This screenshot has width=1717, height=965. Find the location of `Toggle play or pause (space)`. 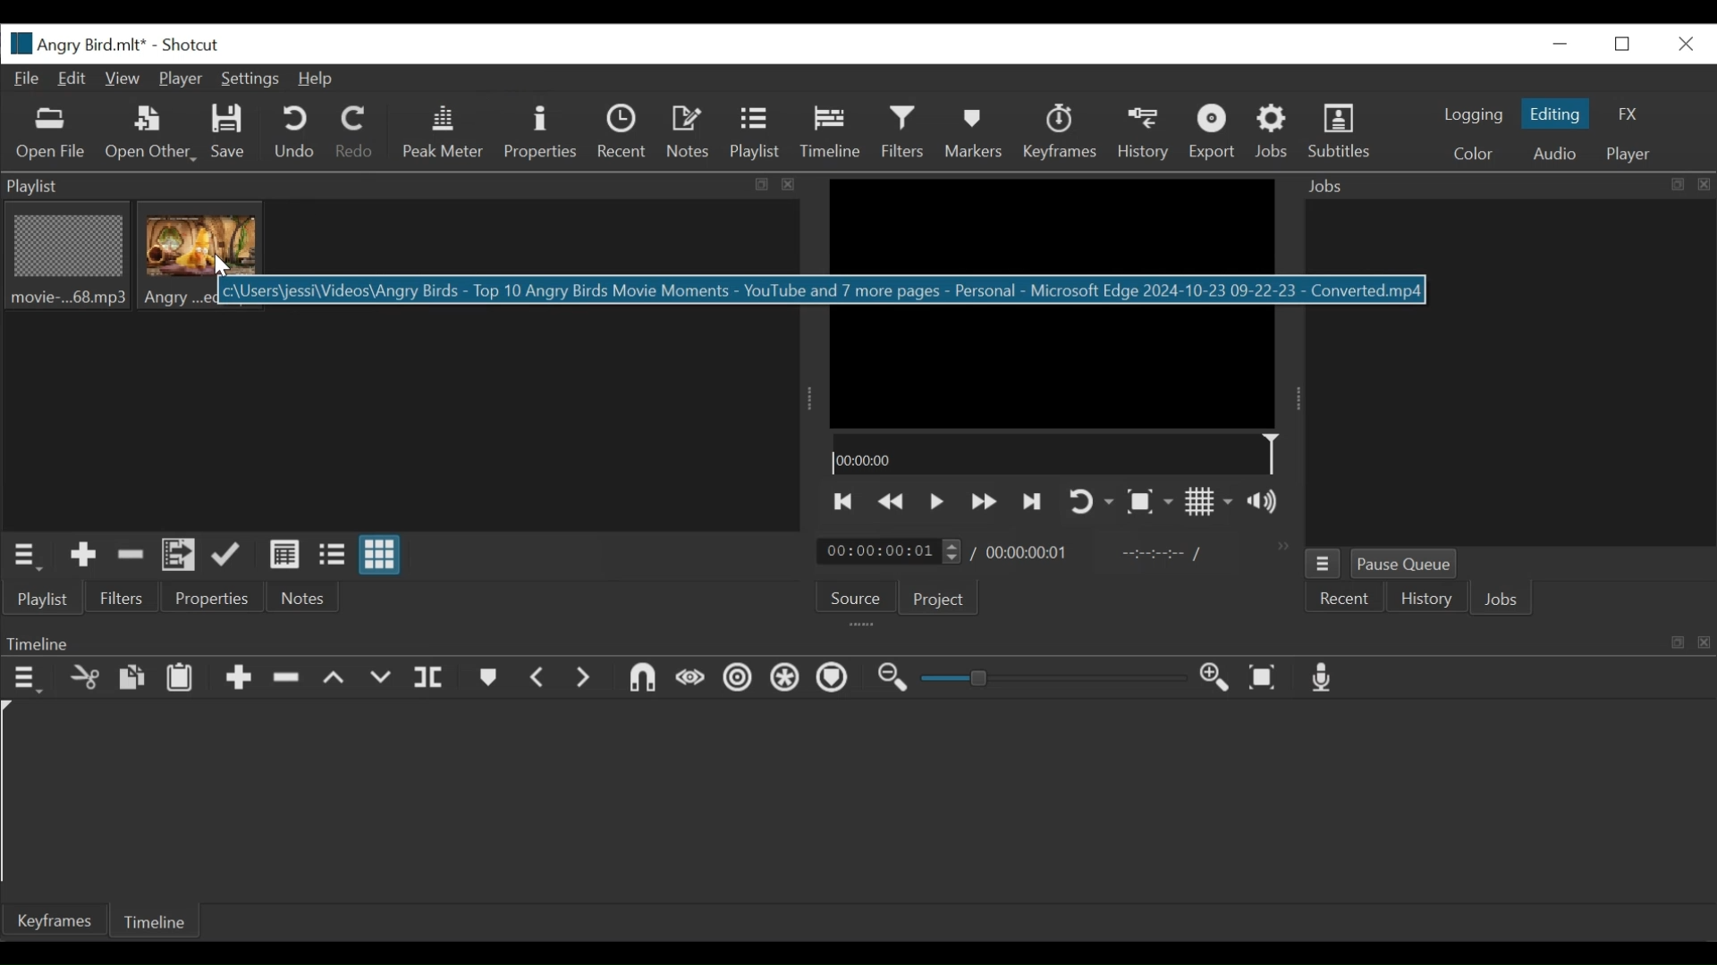

Toggle play or pause (space) is located at coordinates (936, 502).